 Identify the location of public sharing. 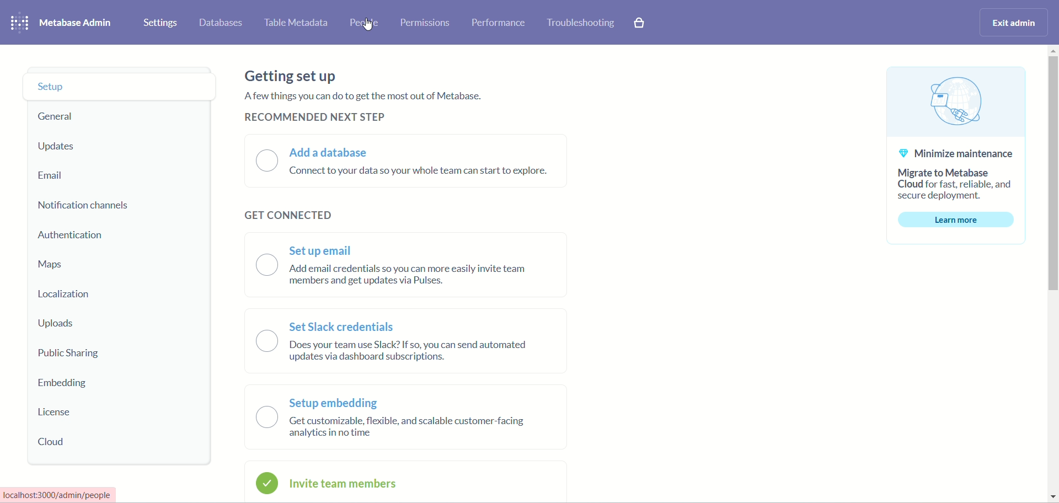
(71, 355).